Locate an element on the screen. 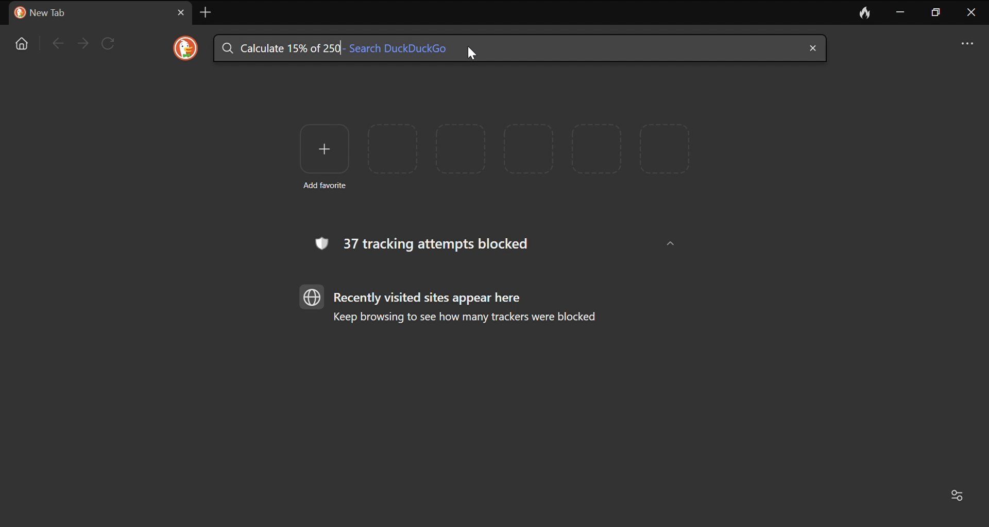 This screenshot has width=989, height=527. Go back is located at coordinates (56, 43).